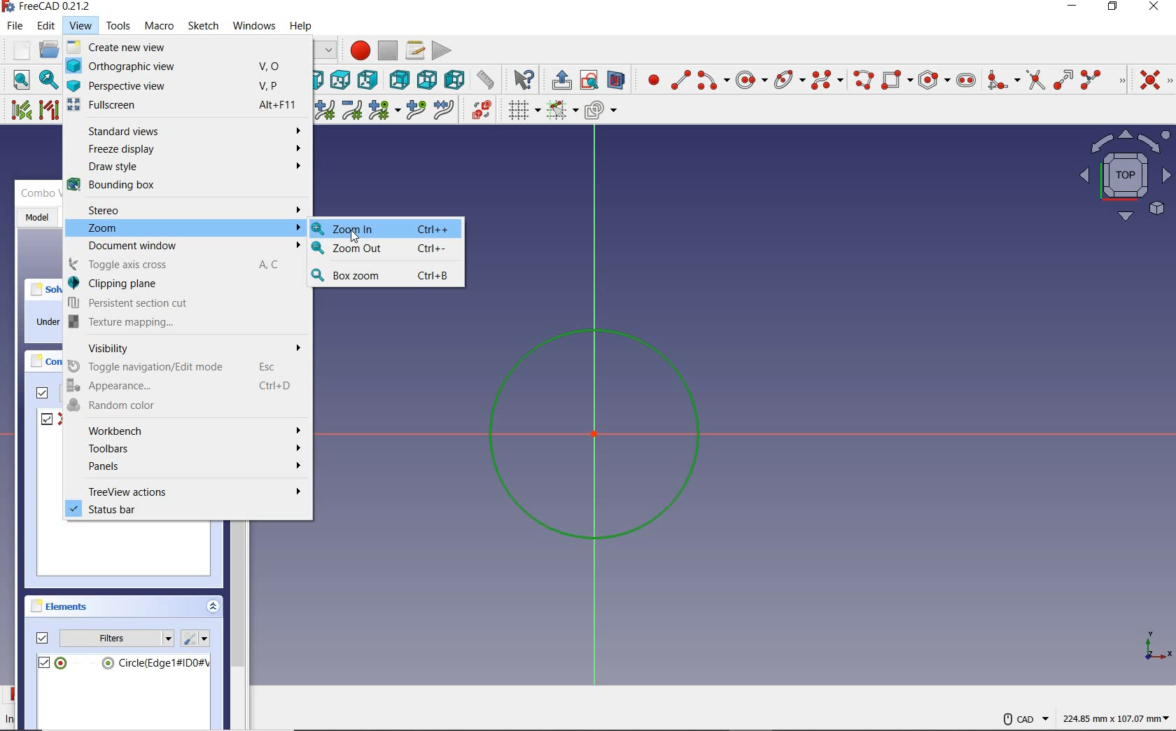 Image resolution: width=1176 pixels, height=731 pixels. What do you see at coordinates (934, 79) in the screenshot?
I see `create regular polygon` at bounding box center [934, 79].